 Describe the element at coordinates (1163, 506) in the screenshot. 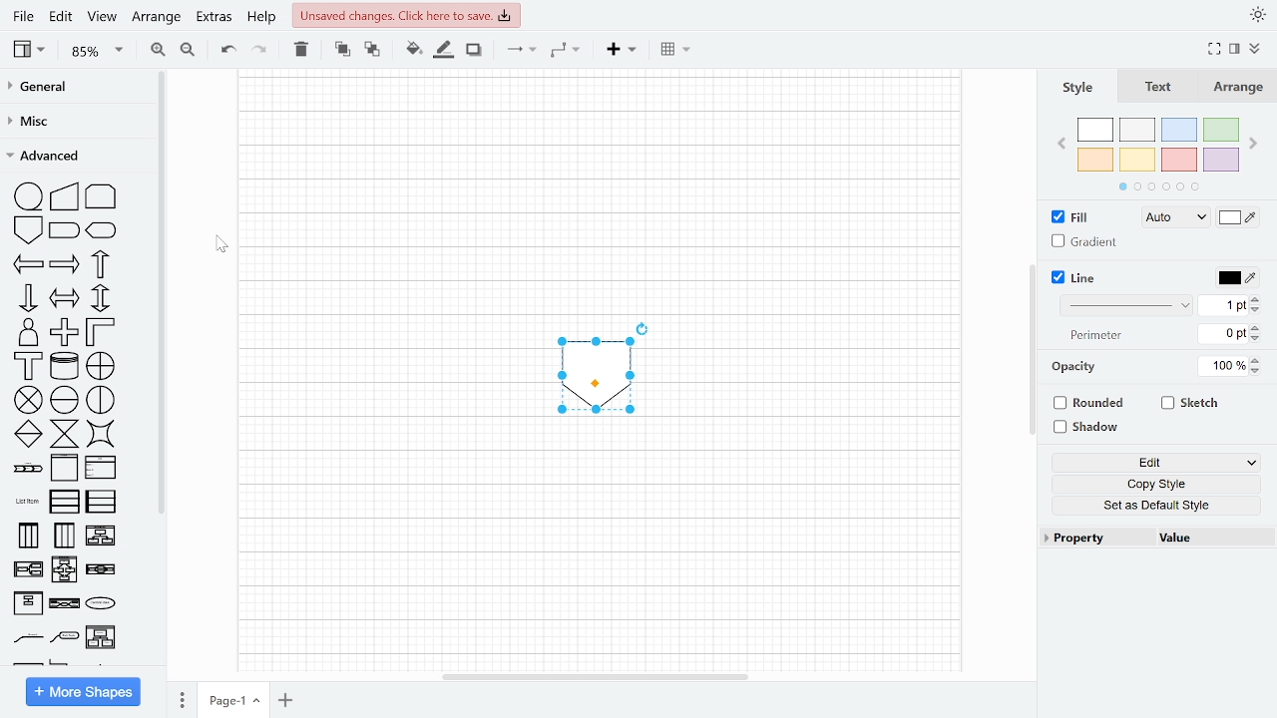

I see `Set as default style` at that location.